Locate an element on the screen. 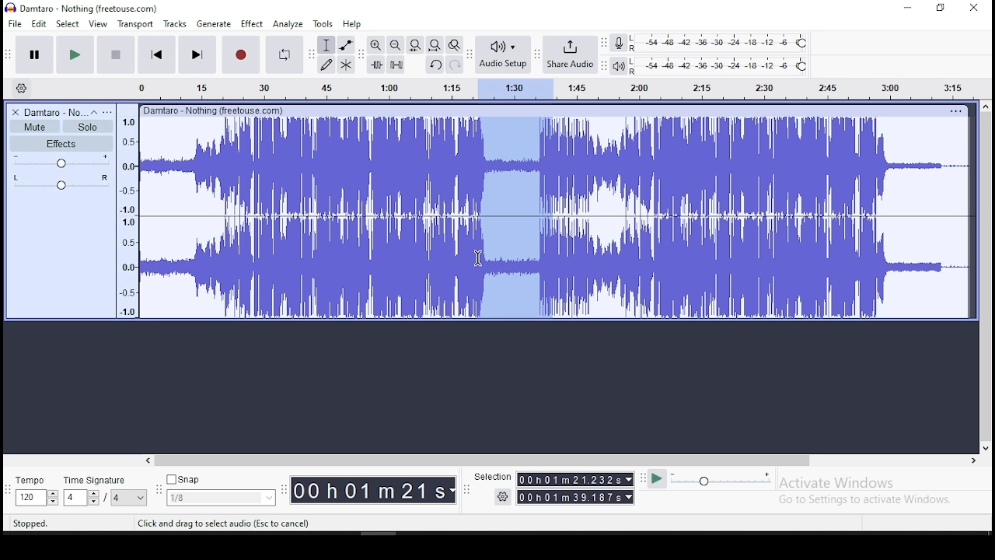 The image size is (995, 560). Damtaro No is located at coordinates (54, 112).